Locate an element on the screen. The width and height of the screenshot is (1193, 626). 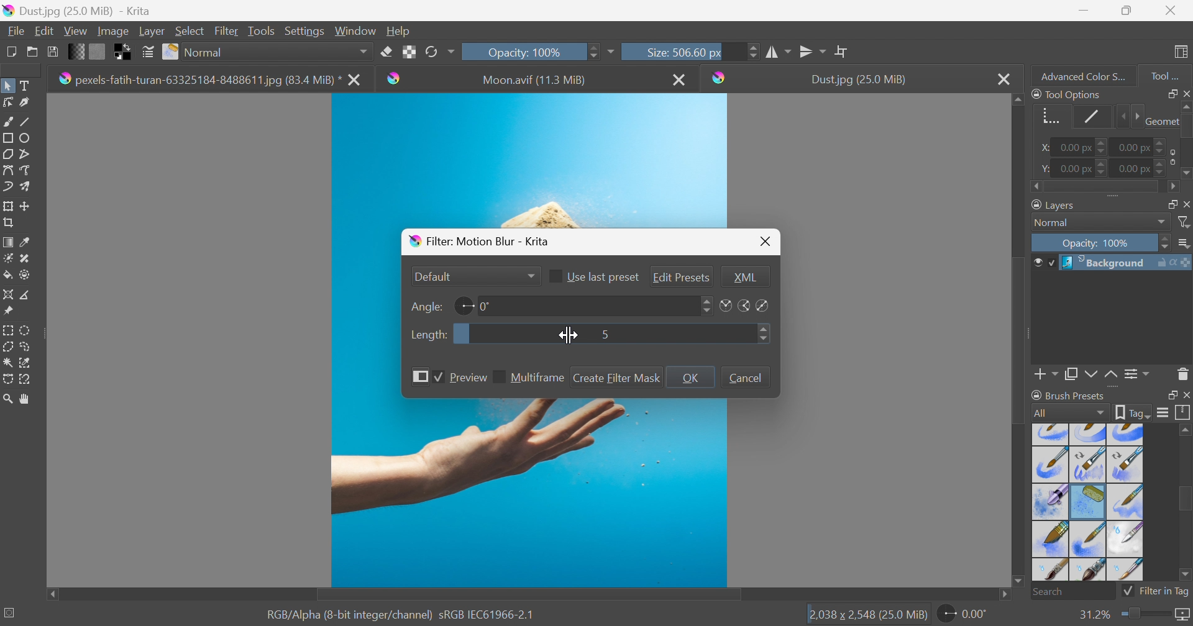
Slider is located at coordinates (1143, 614).